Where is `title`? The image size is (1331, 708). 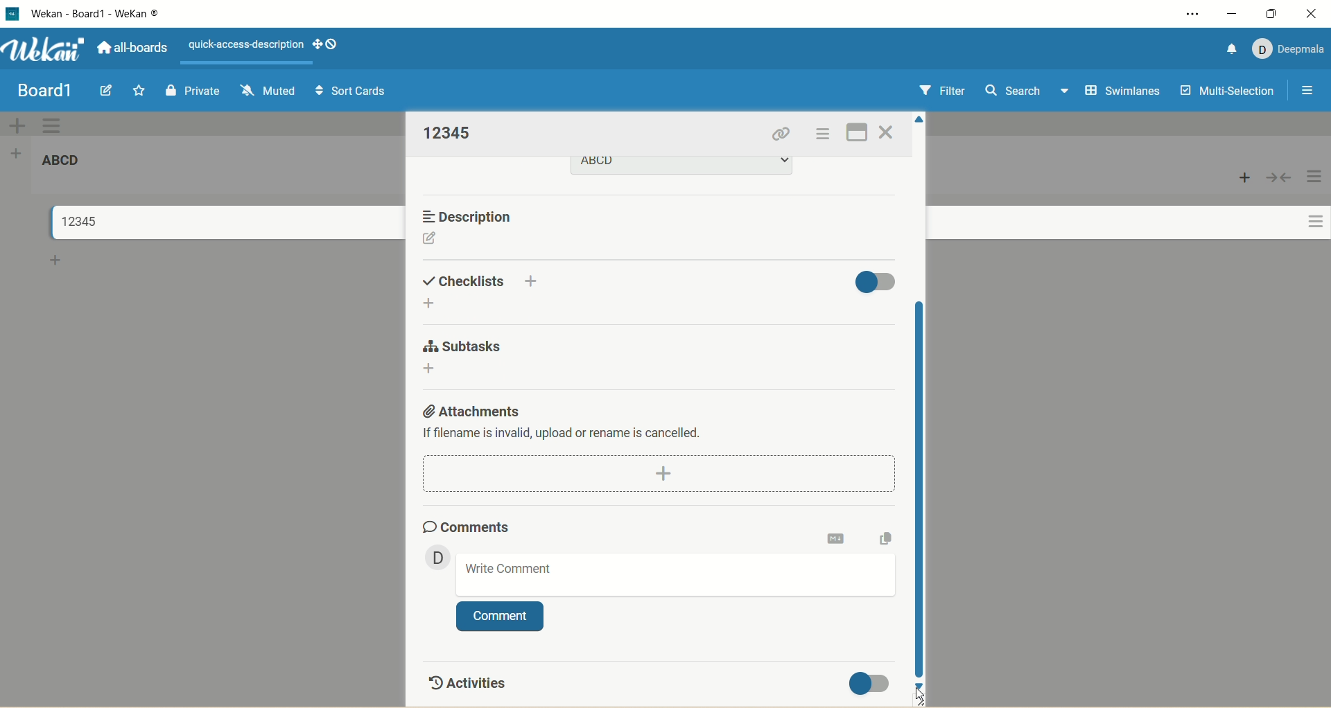 title is located at coordinates (44, 91).